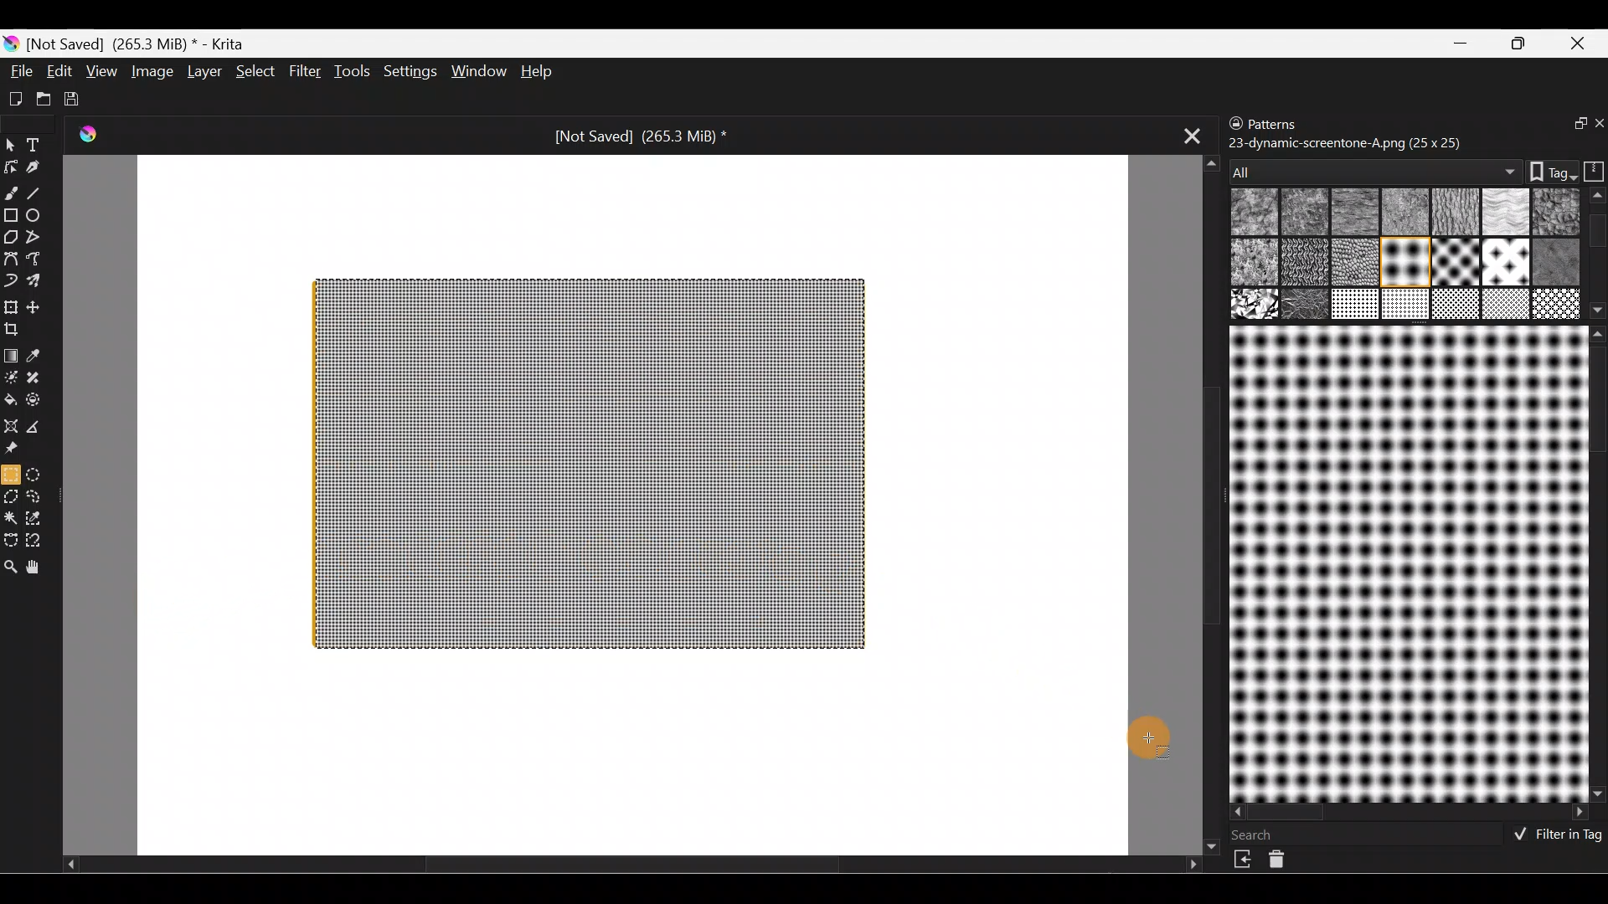 Image resolution: width=1608 pixels, height=904 pixels. I want to click on Create new document, so click(15, 100).